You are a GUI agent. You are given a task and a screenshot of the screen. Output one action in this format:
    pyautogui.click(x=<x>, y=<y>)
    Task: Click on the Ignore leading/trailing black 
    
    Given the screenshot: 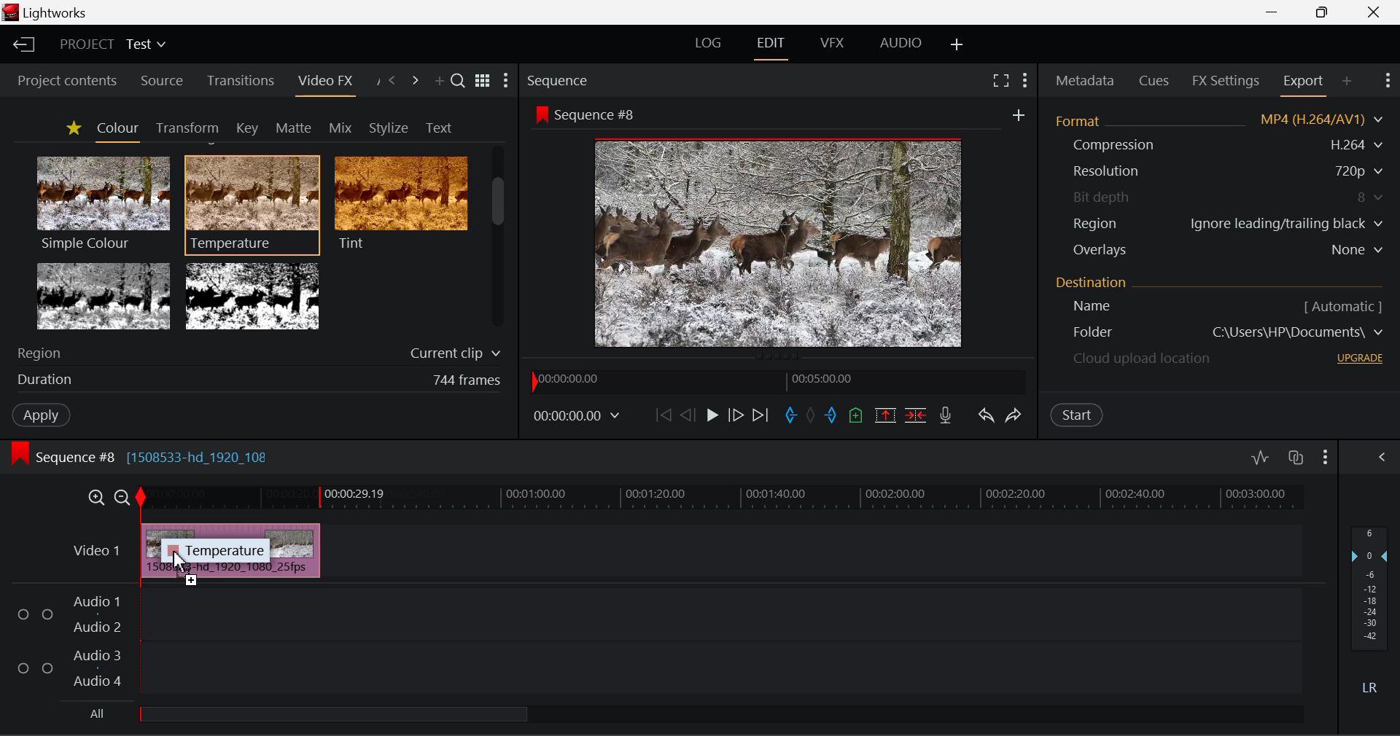 What is the action you would take?
    pyautogui.click(x=1286, y=224)
    